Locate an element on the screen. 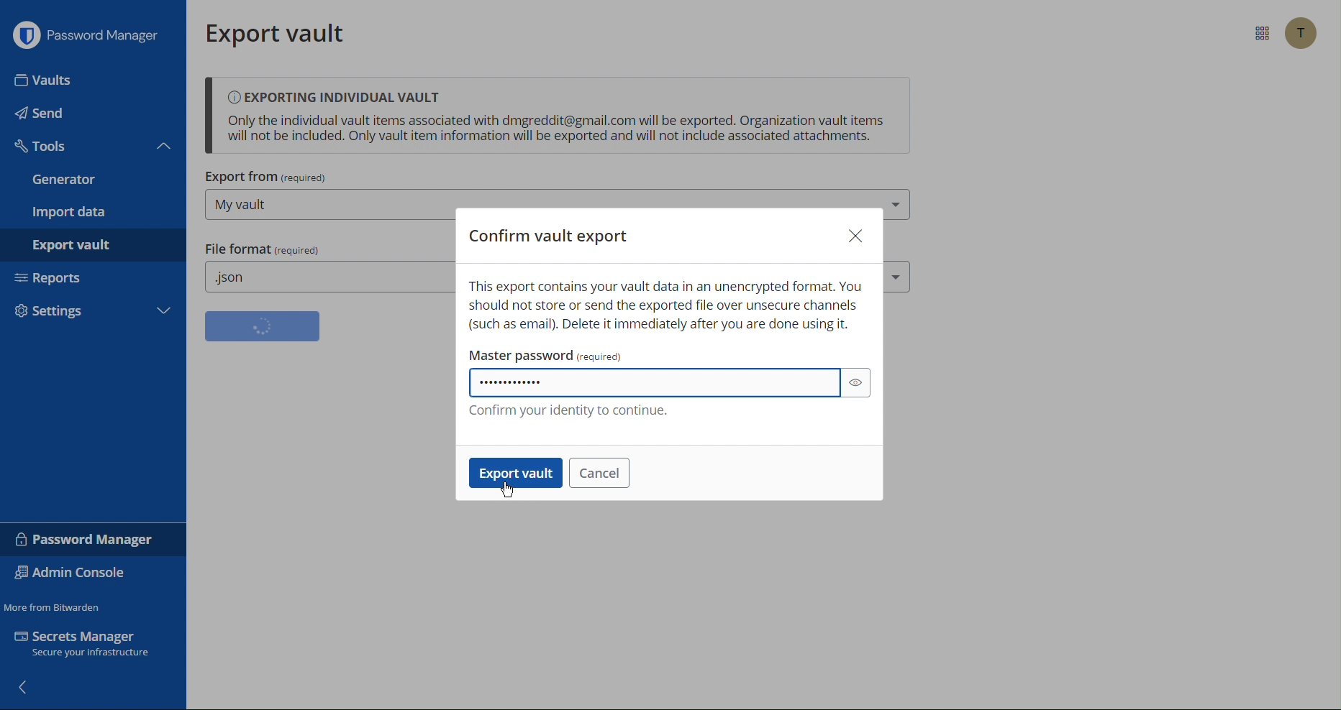 The image size is (1341, 710). Import data is located at coordinates (99, 213).